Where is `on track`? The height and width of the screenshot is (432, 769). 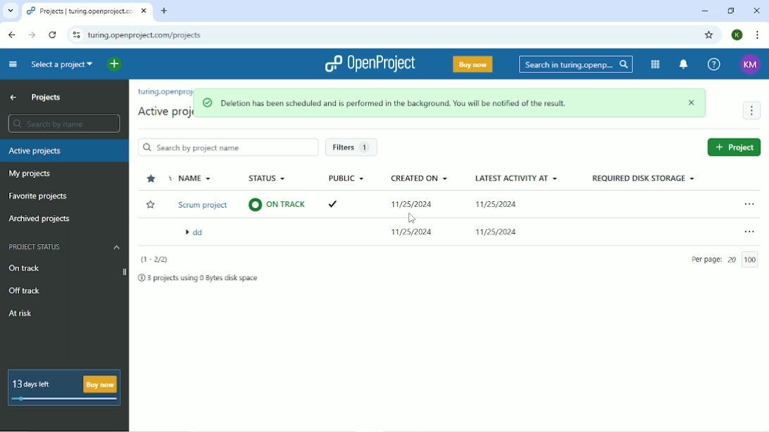 on track is located at coordinates (277, 234).